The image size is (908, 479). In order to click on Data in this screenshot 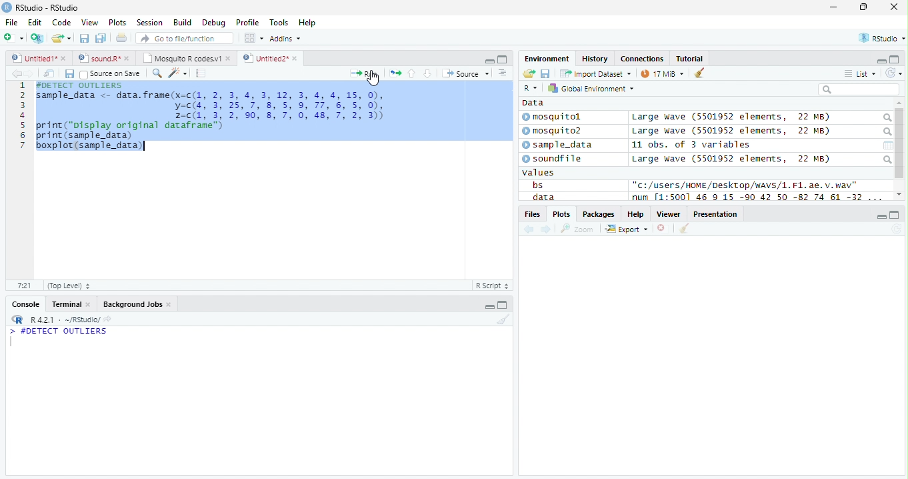, I will do `click(533, 103)`.